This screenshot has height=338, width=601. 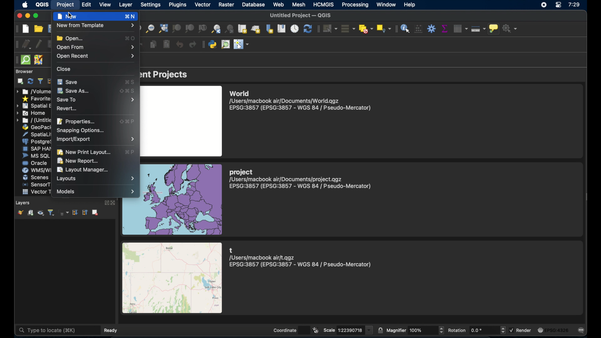 I want to click on icon, so click(x=24, y=178).